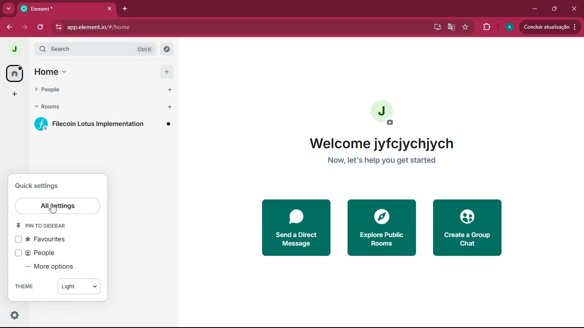 The height and width of the screenshot is (328, 584). Describe the element at coordinates (193, 27) in the screenshot. I see `app.elementio/#/home` at that location.